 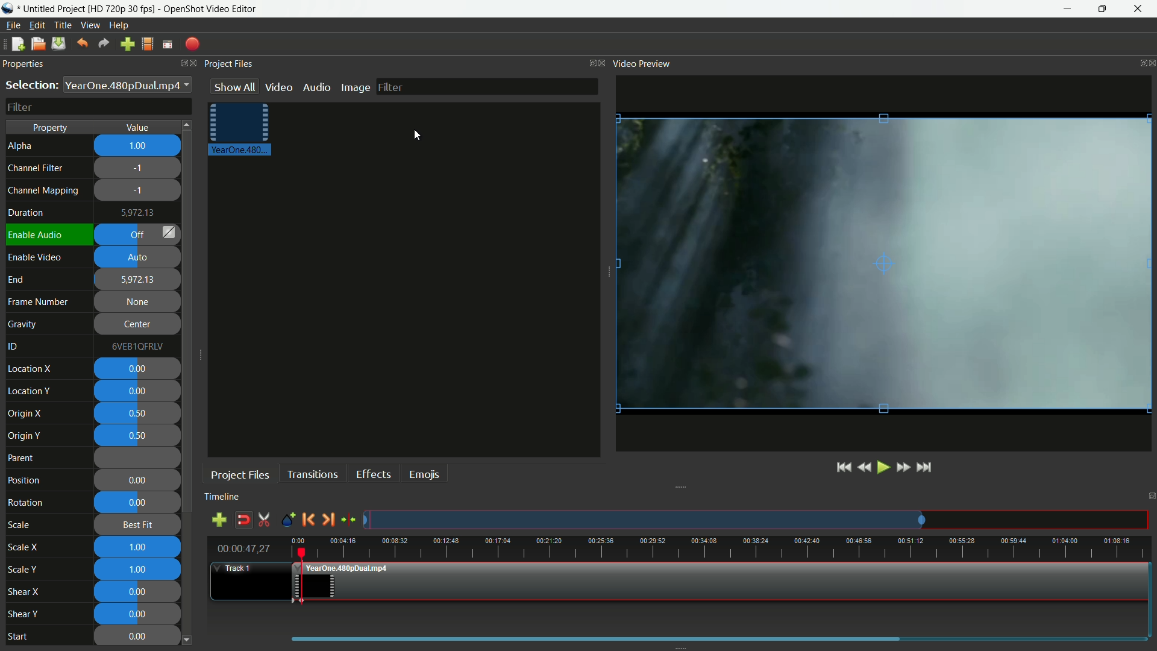 I want to click on fast forward, so click(x=876, y=467).